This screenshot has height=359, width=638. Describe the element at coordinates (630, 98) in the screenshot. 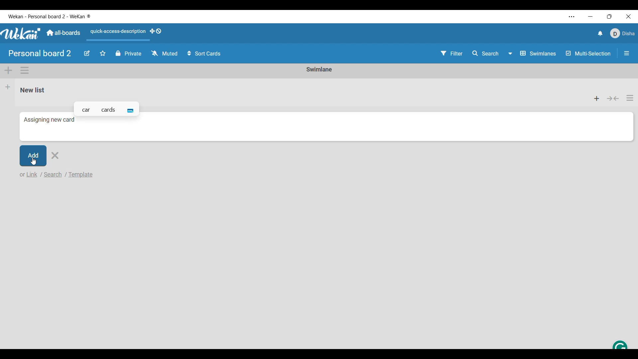

I see `List actions` at that location.